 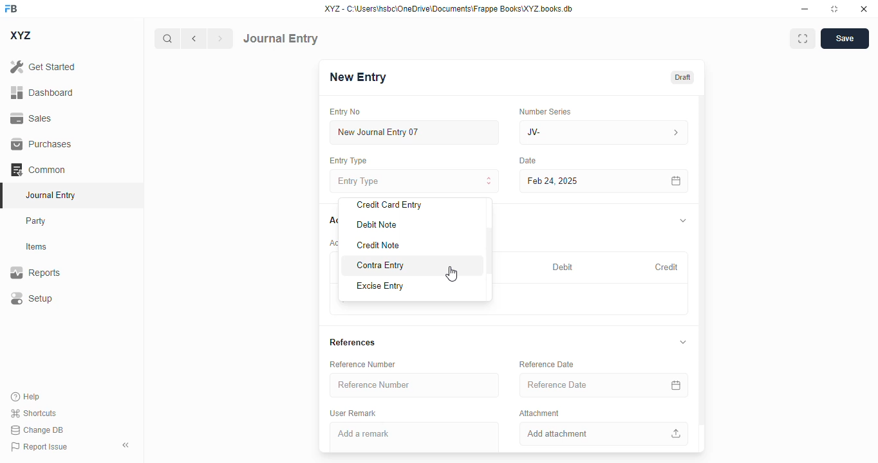 What do you see at coordinates (42, 144) in the screenshot?
I see `purchases` at bounding box center [42, 144].